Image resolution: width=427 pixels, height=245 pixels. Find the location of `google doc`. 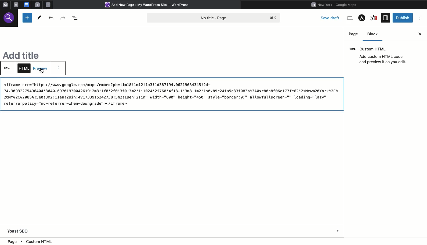

google doc is located at coordinates (26, 4).